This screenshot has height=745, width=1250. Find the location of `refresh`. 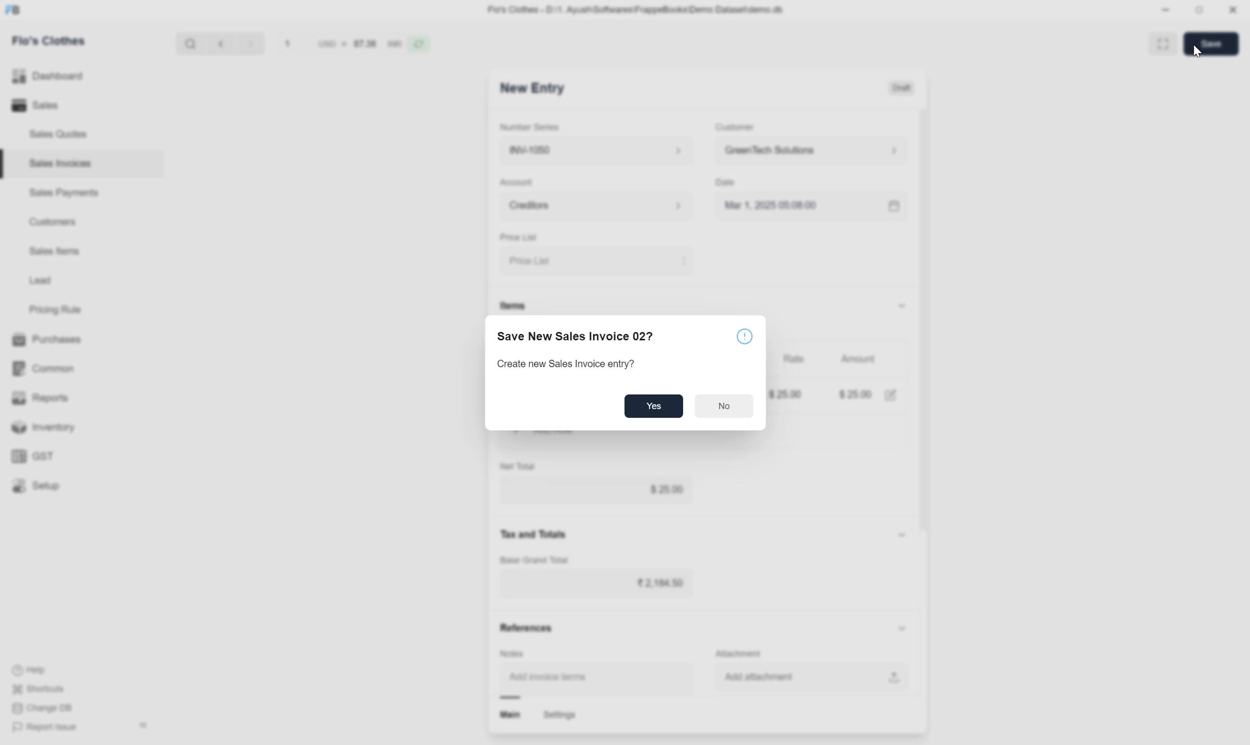

refresh is located at coordinates (422, 47).